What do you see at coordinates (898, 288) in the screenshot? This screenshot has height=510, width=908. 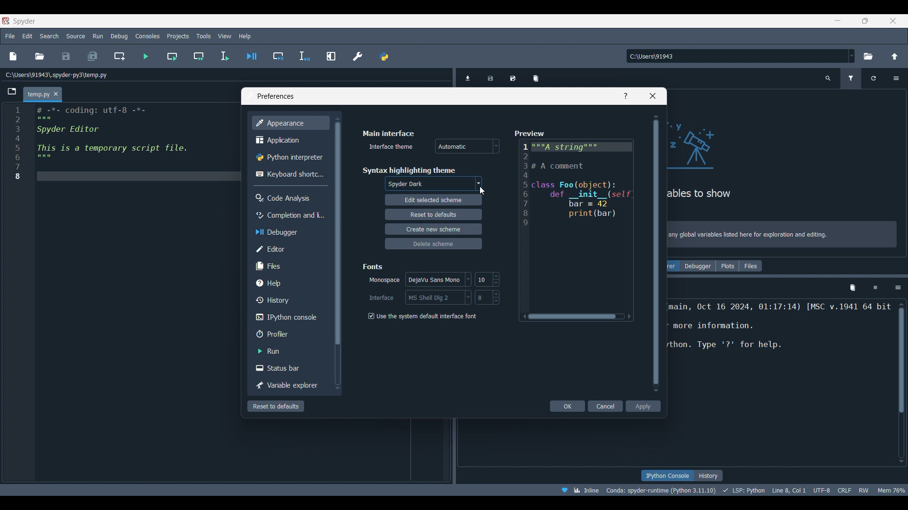 I see `Options` at bounding box center [898, 288].